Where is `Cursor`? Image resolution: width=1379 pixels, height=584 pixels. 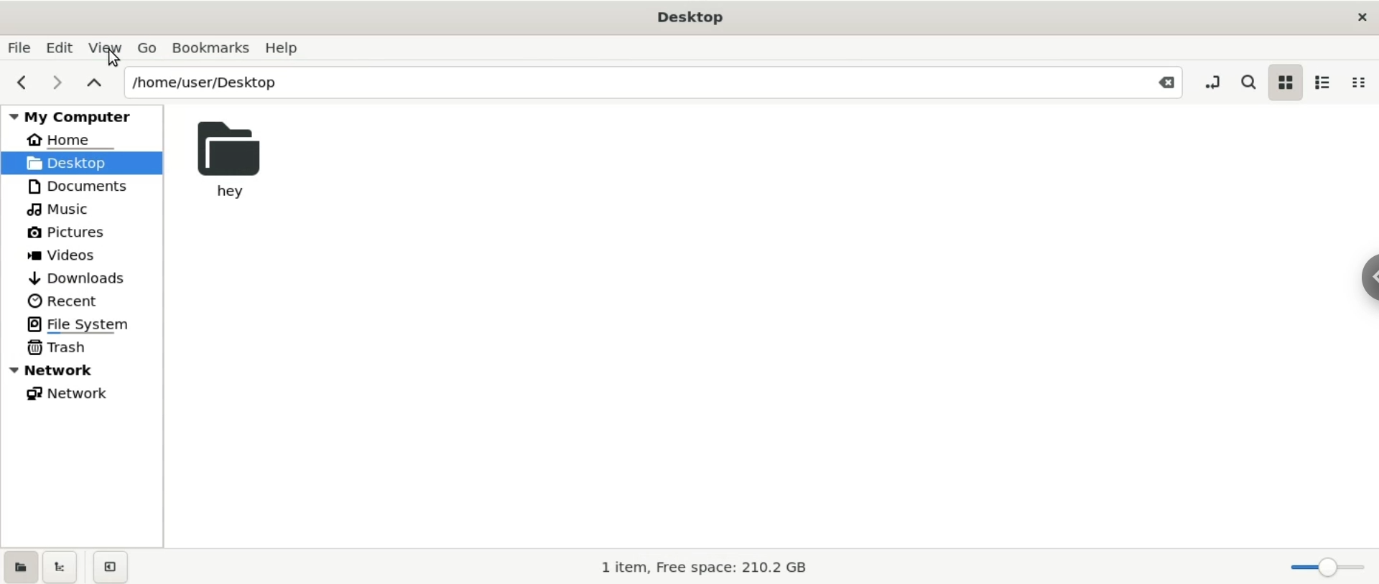
Cursor is located at coordinates (115, 60).